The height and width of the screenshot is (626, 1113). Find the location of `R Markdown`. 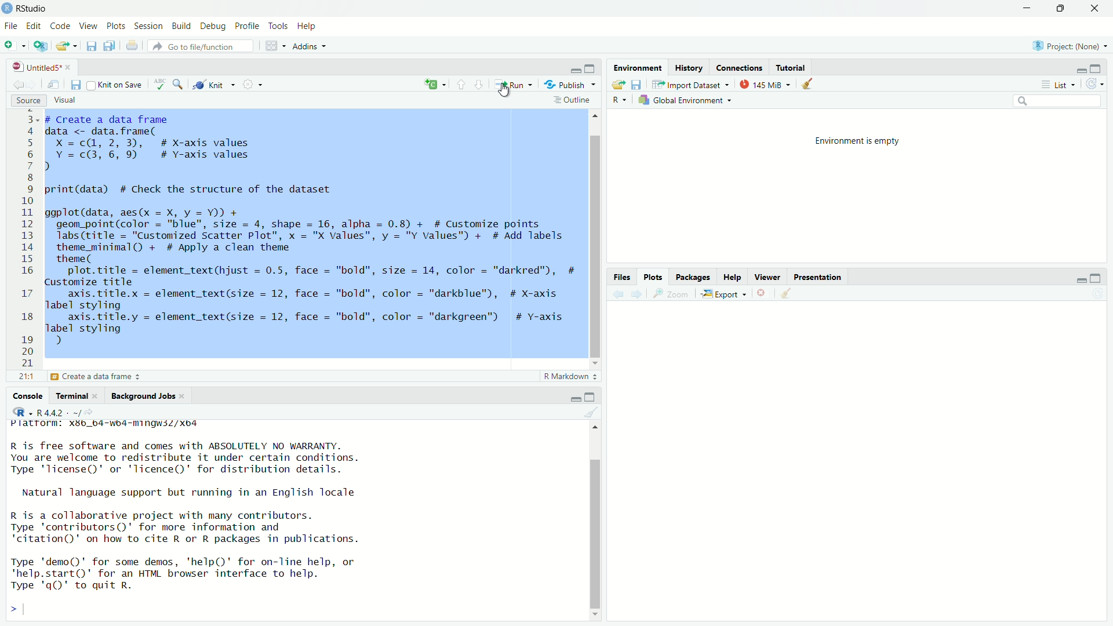

R Markdown is located at coordinates (570, 377).